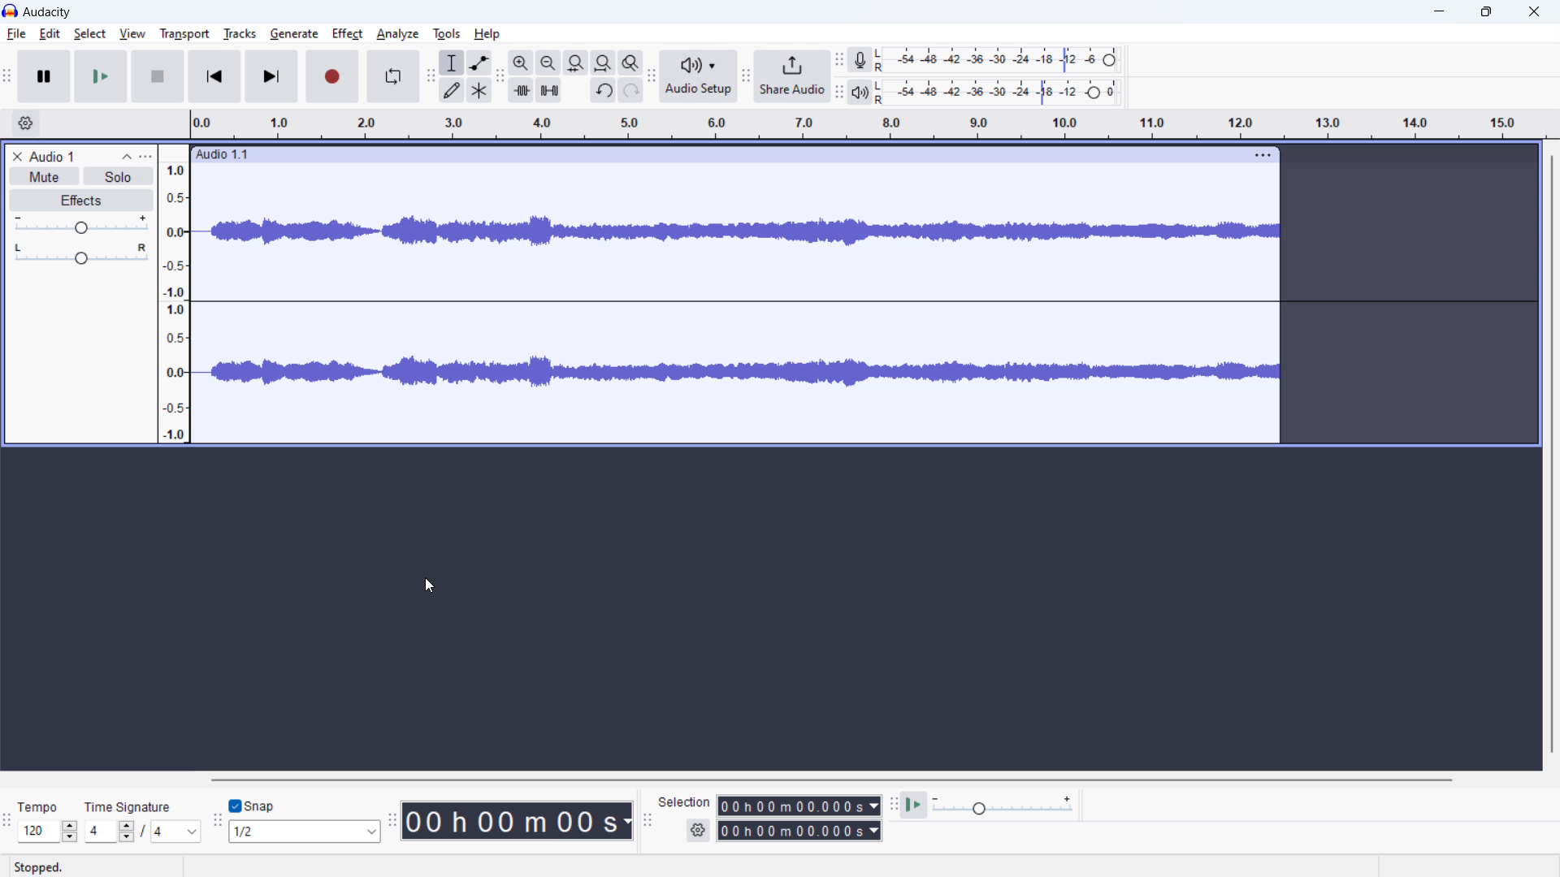 This screenshot has width=1560, height=877. I want to click on silence audio selection, so click(549, 89).